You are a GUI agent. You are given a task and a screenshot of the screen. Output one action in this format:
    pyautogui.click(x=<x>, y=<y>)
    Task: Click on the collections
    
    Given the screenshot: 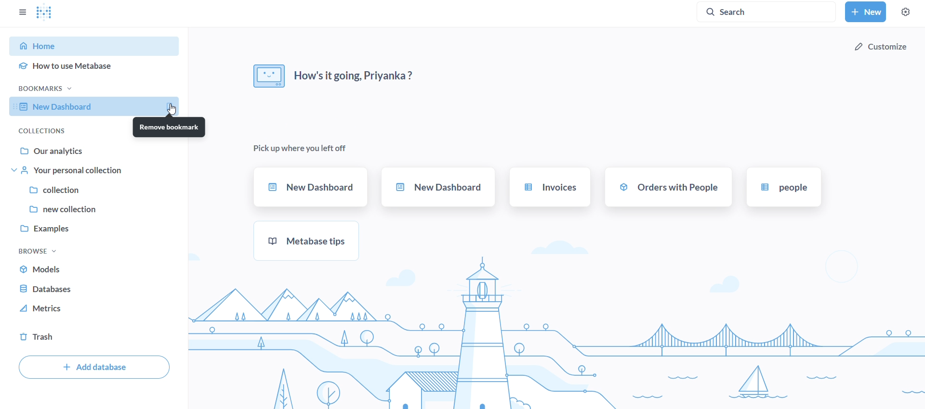 What is the action you would take?
    pyautogui.click(x=41, y=131)
    